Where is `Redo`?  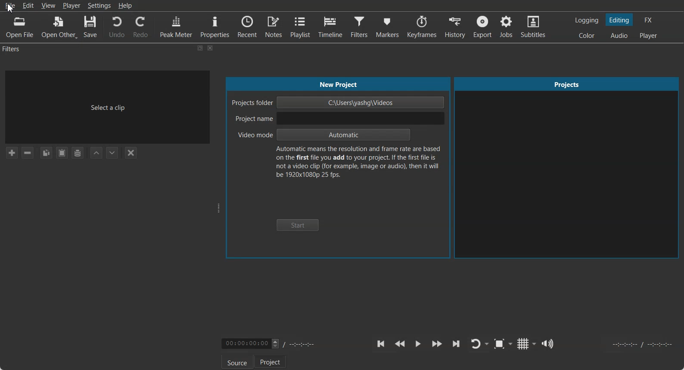 Redo is located at coordinates (141, 27).